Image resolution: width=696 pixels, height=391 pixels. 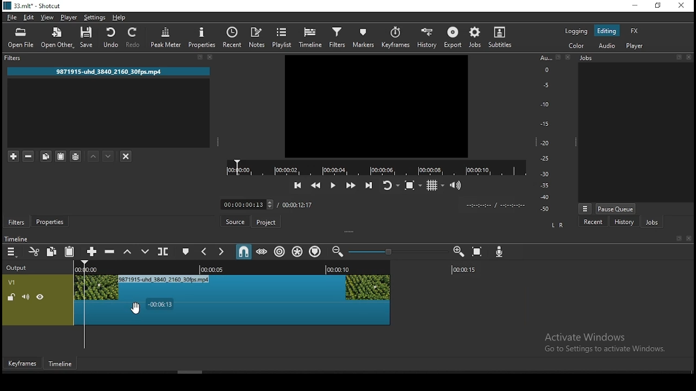 What do you see at coordinates (689, 57) in the screenshot?
I see `close` at bounding box center [689, 57].